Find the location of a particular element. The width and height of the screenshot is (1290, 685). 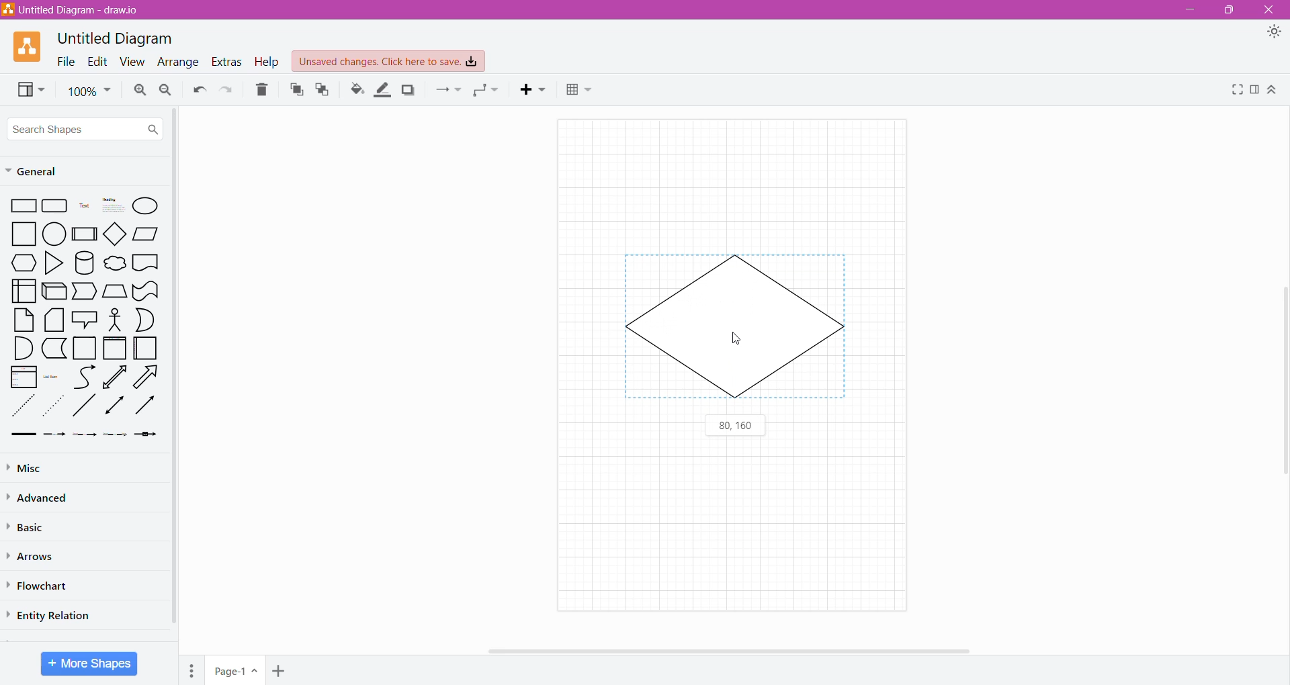

Arrow is located at coordinates (148, 379).